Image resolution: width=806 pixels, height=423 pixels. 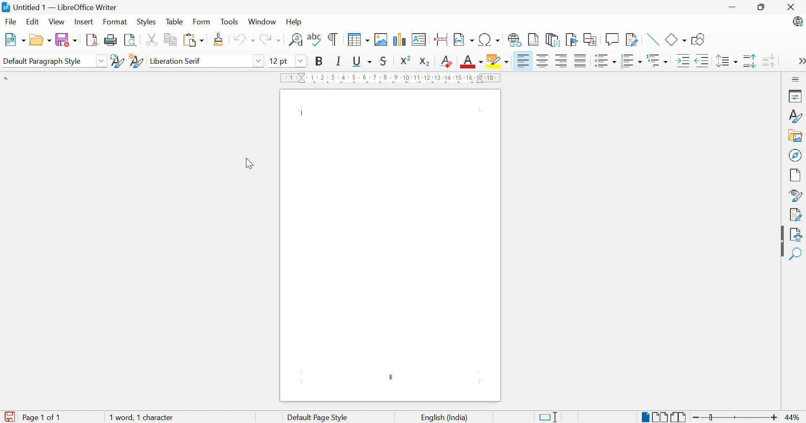 What do you see at coordinates (65, 7) in the screenshot?
I see `Untitled 1 - LibreOffice Writer` at bounding box center [65, 7].